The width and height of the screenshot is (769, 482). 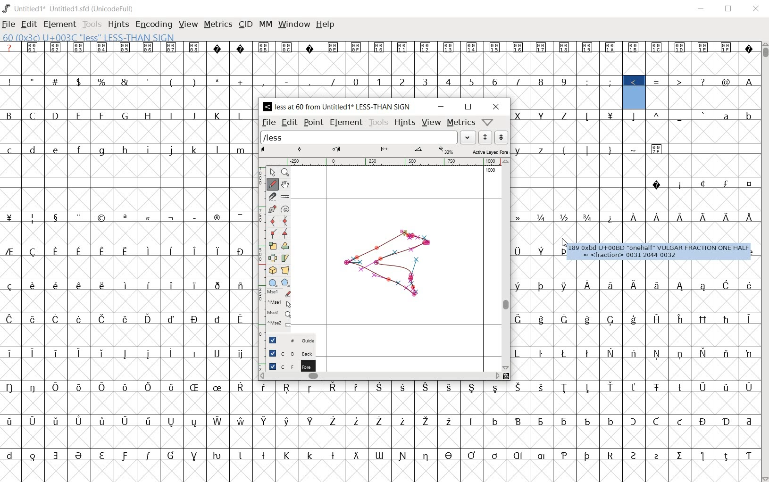 What do you see at coordinates (701, 8) in the screenshot?
I see `minimize` at bounding box center [701, 8].